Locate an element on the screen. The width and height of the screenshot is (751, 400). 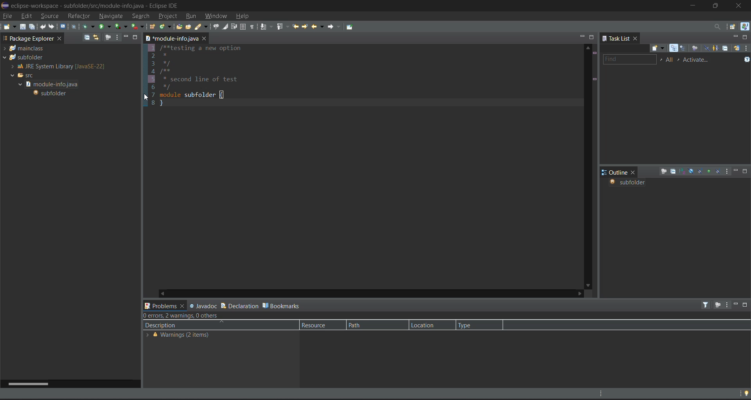
focus on active task is located at coordinates (717, 305).